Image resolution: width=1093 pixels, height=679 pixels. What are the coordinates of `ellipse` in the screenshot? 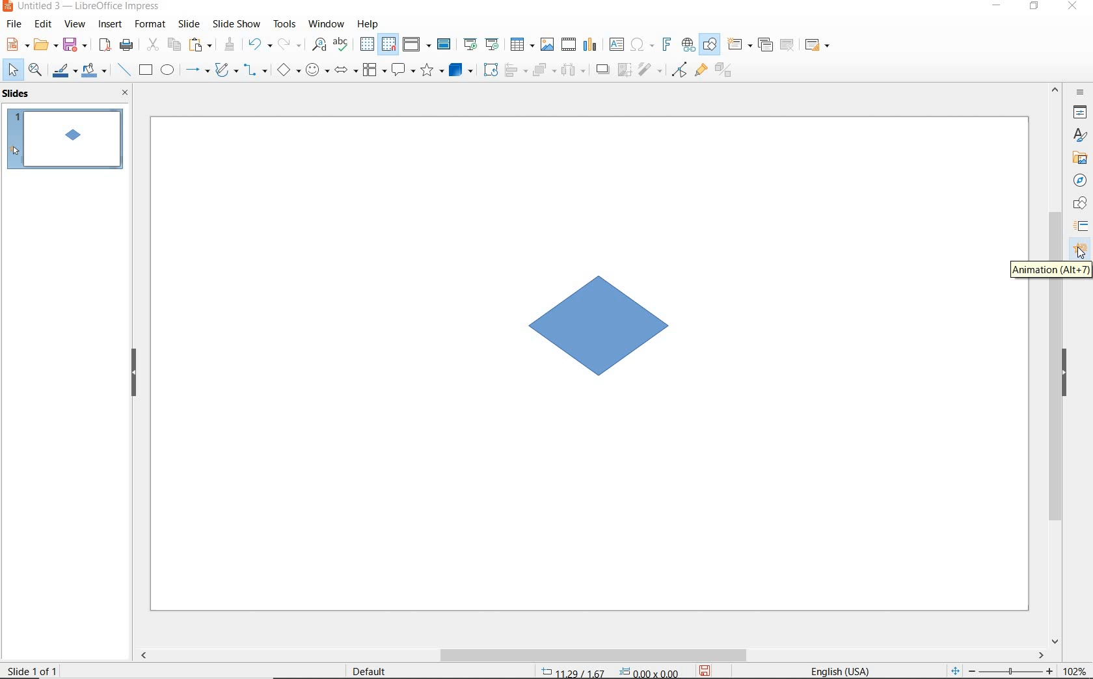 It's located at (167, 70).